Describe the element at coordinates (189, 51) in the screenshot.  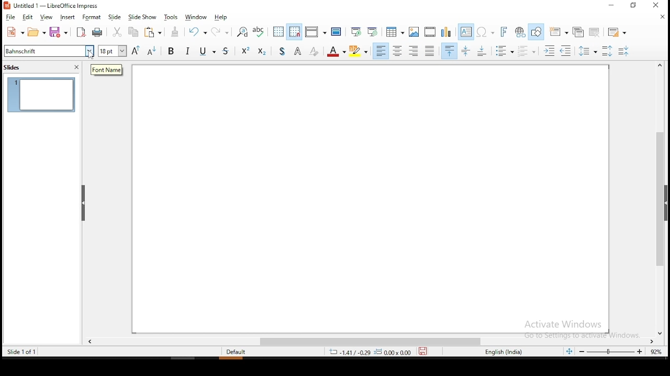
I see `italics` at that location.